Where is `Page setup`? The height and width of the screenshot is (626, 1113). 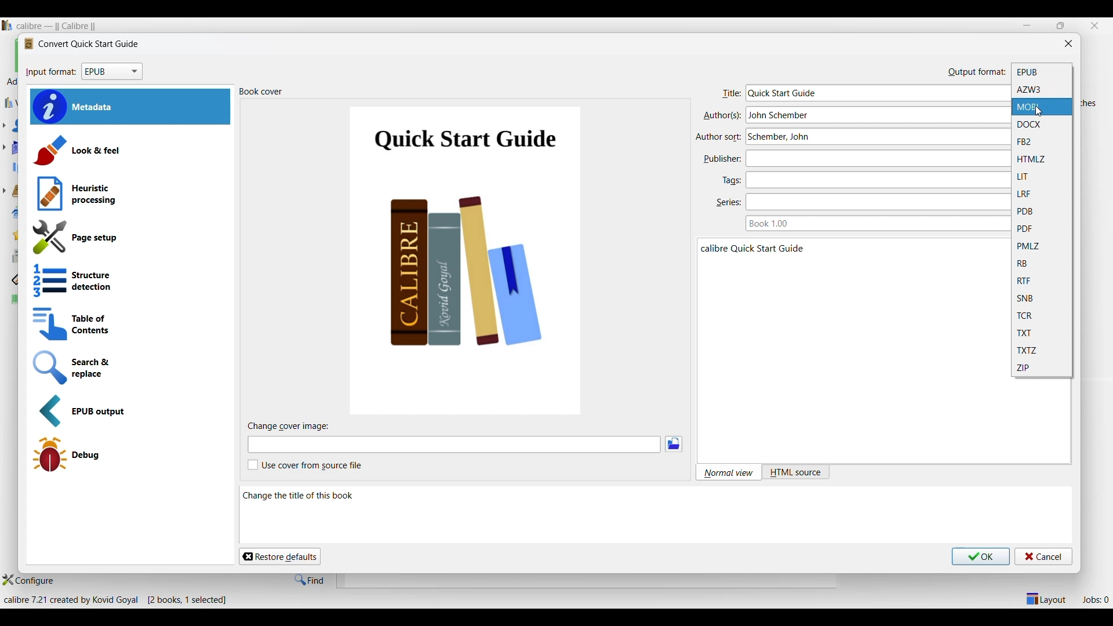
Page setup is located at coordinates (128, 238).